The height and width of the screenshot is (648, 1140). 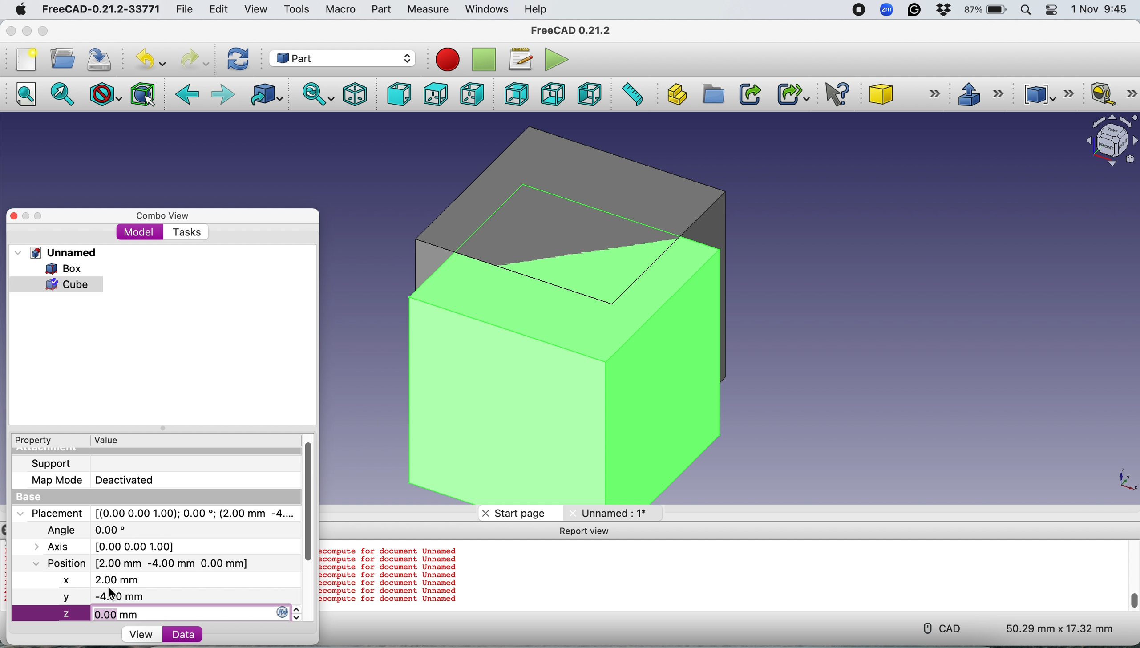 What do you see at coordinates (159, 613) in the screenshot?
I see `z axis selected` at bounding box center [159, 613].